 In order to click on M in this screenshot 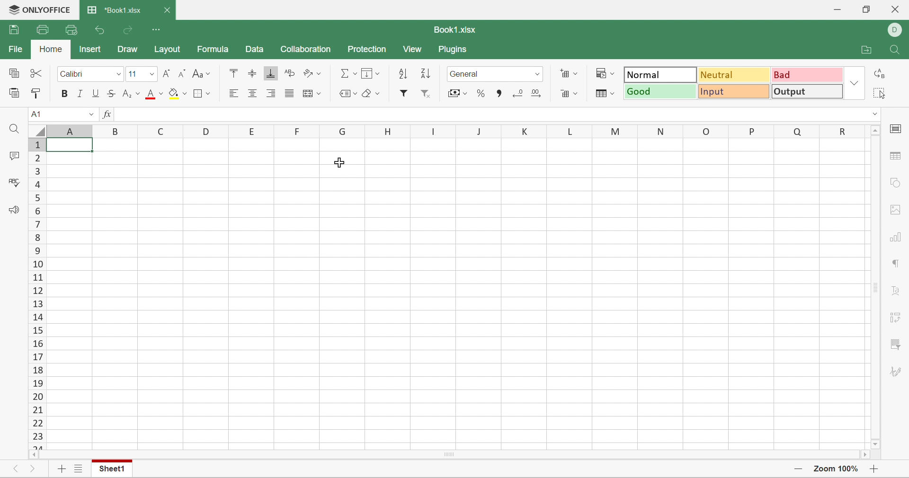, I will do `click(608, 130)`.